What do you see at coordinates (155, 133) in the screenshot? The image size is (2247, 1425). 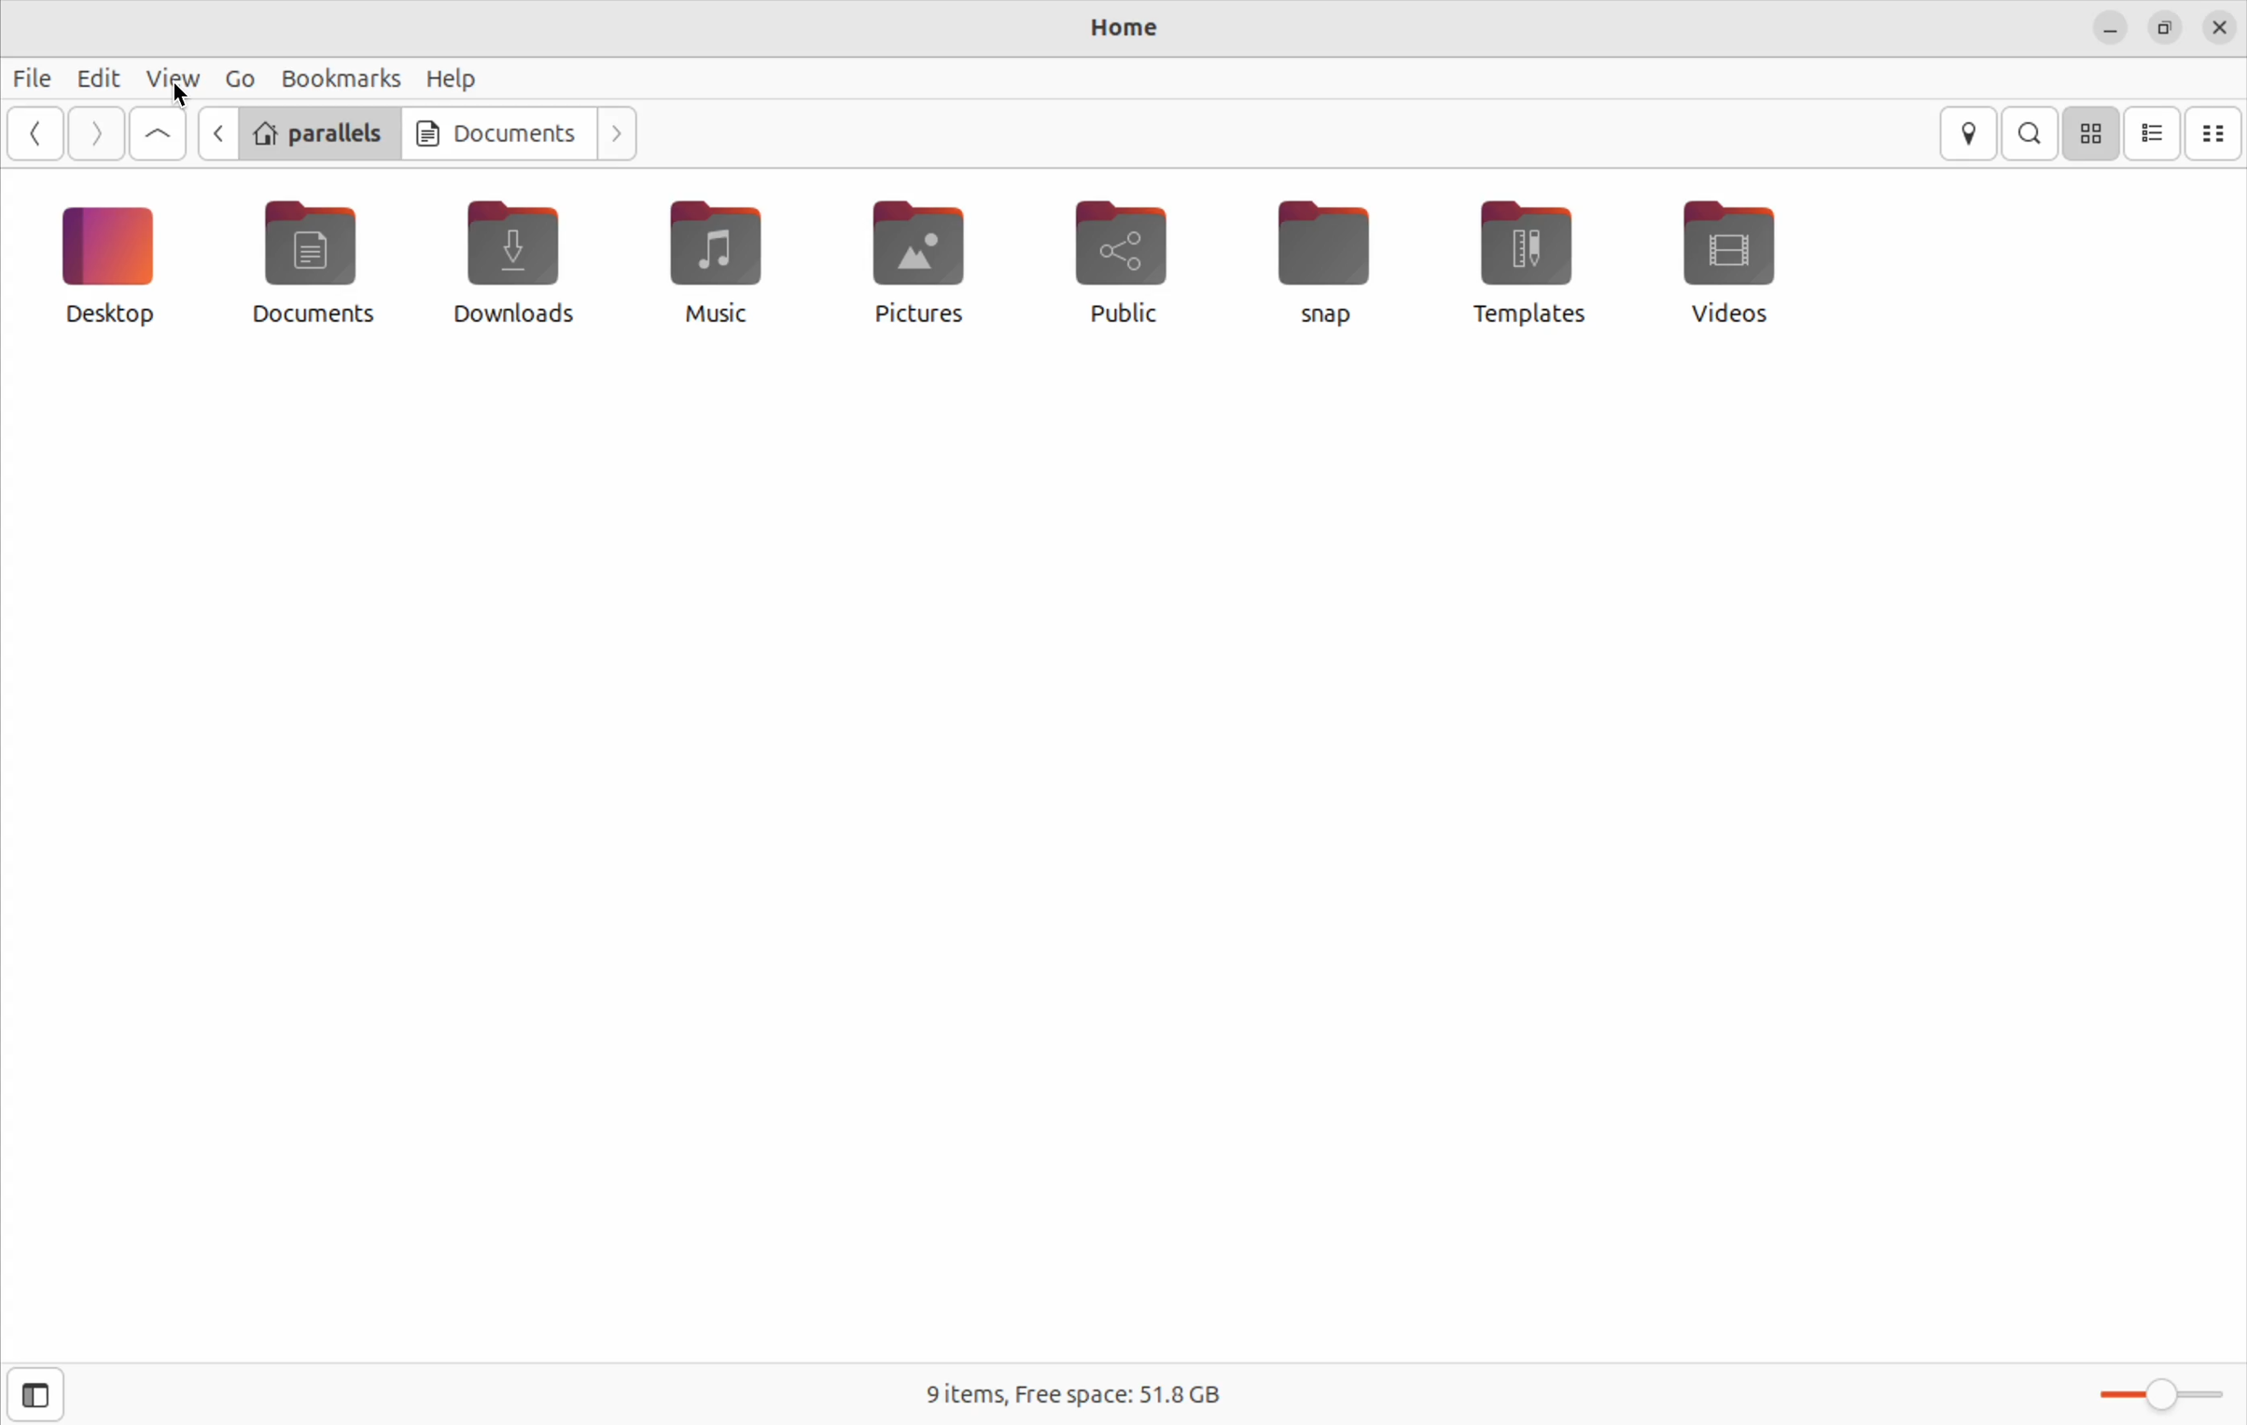 I see `Goto first file` at bounding box center [155, 133].